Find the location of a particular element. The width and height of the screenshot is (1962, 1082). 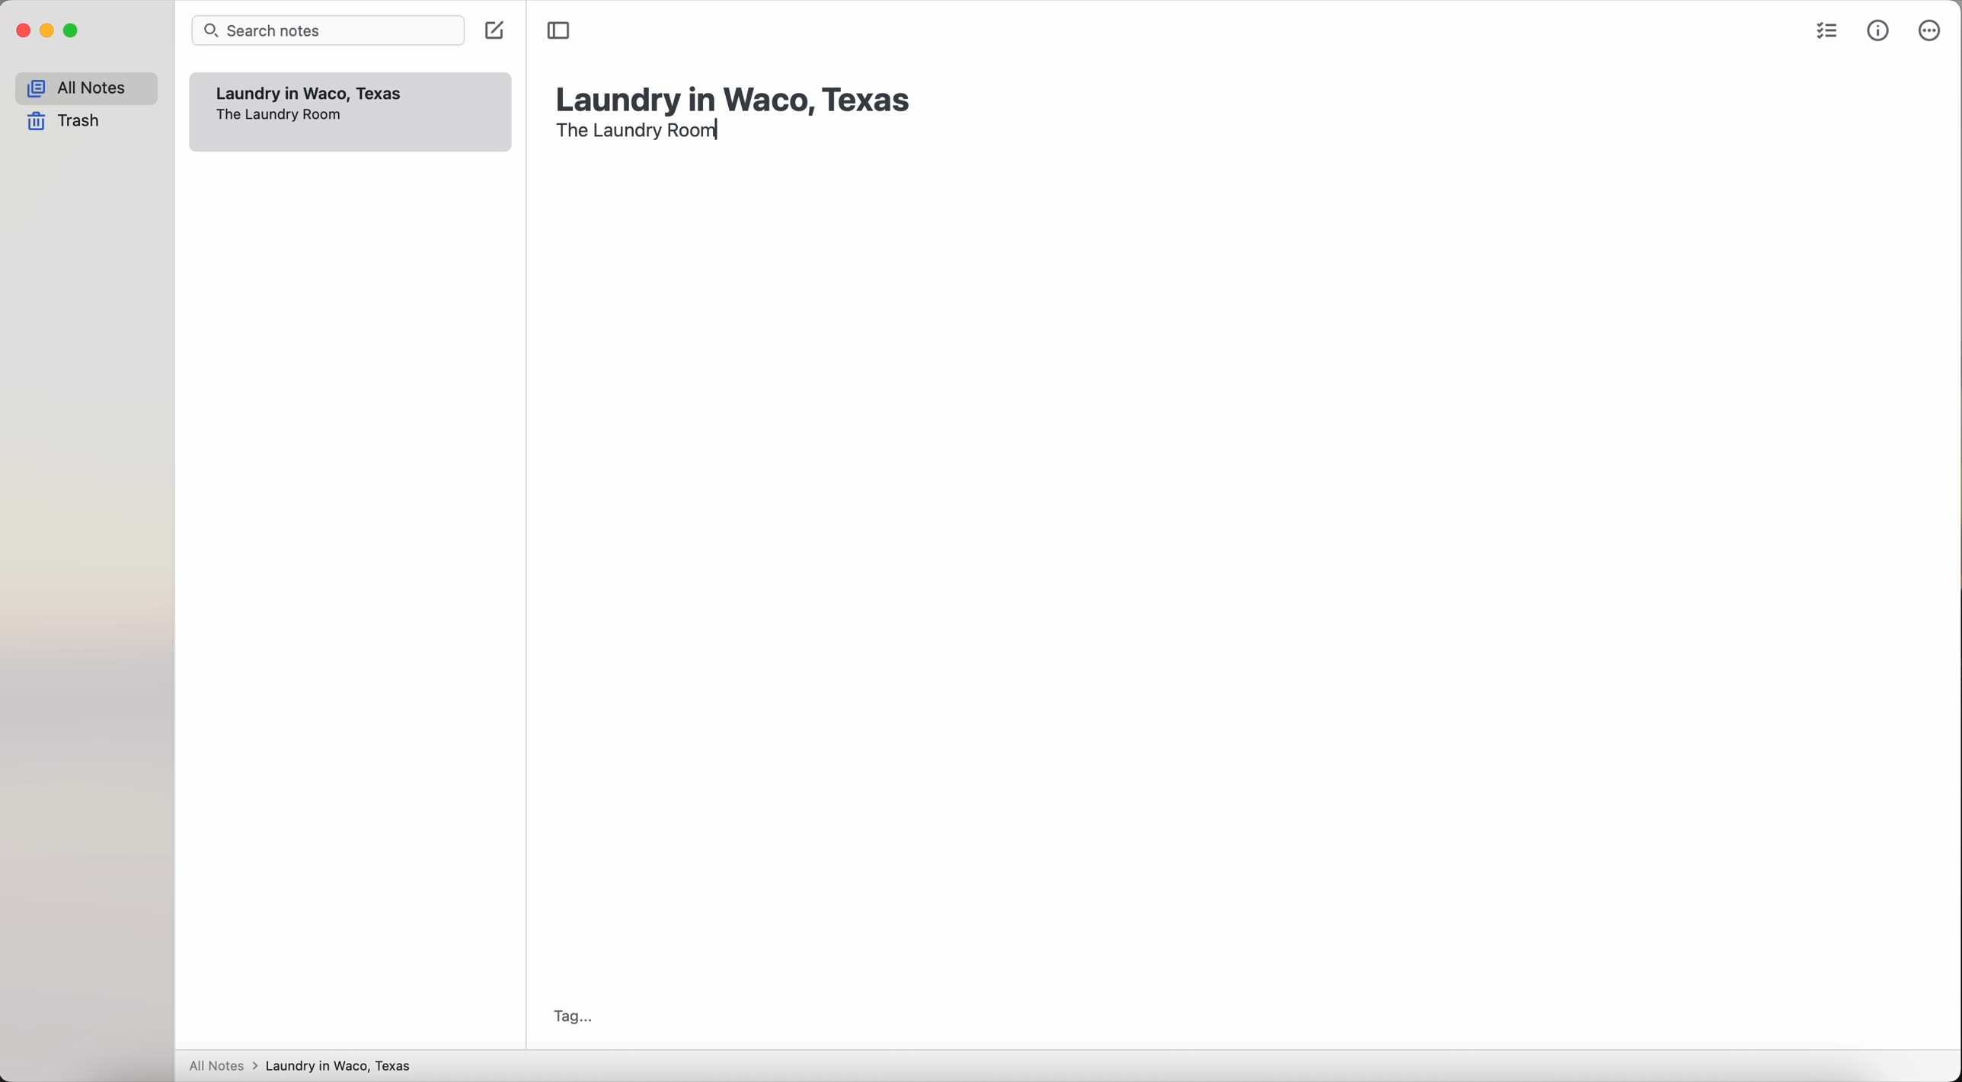

click on create note is located at coordinates (499, 34).